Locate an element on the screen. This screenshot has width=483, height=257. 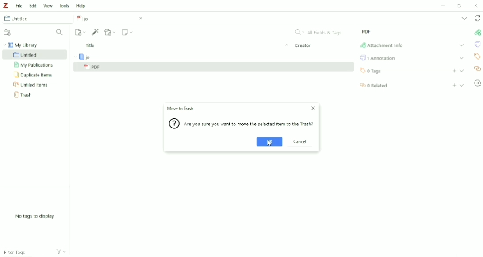
Annotation is located at coordinates (378, 57).